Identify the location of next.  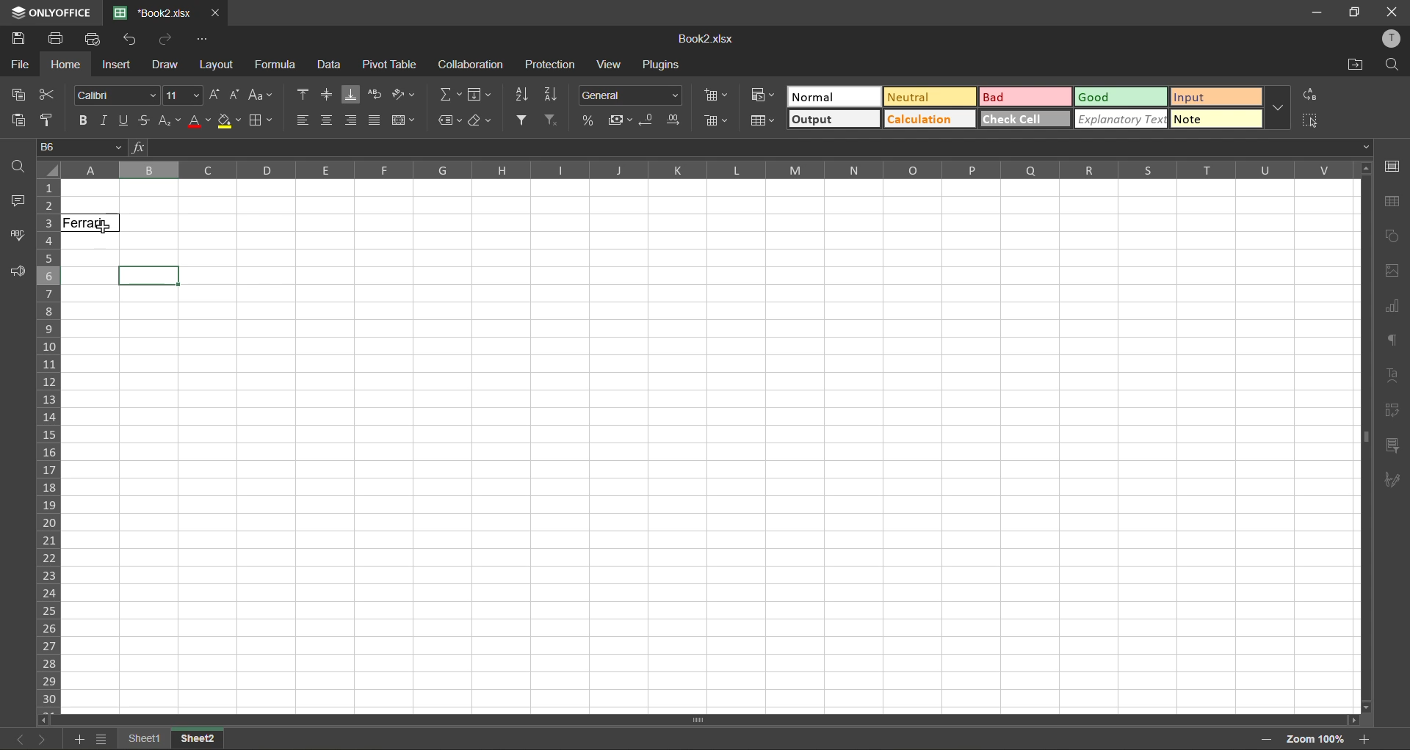
(43, 739).